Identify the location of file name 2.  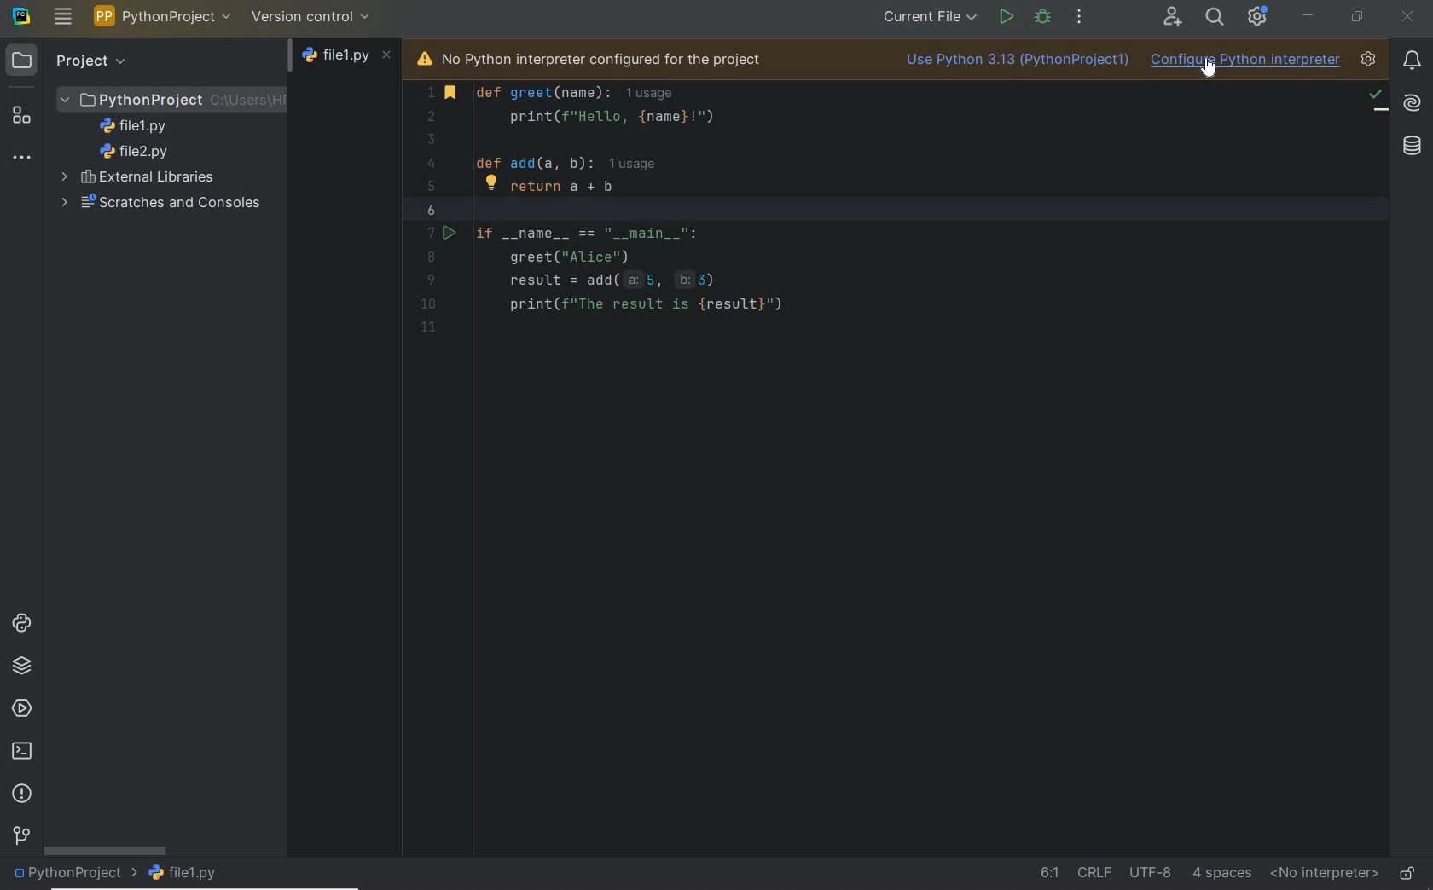
(135, 152).